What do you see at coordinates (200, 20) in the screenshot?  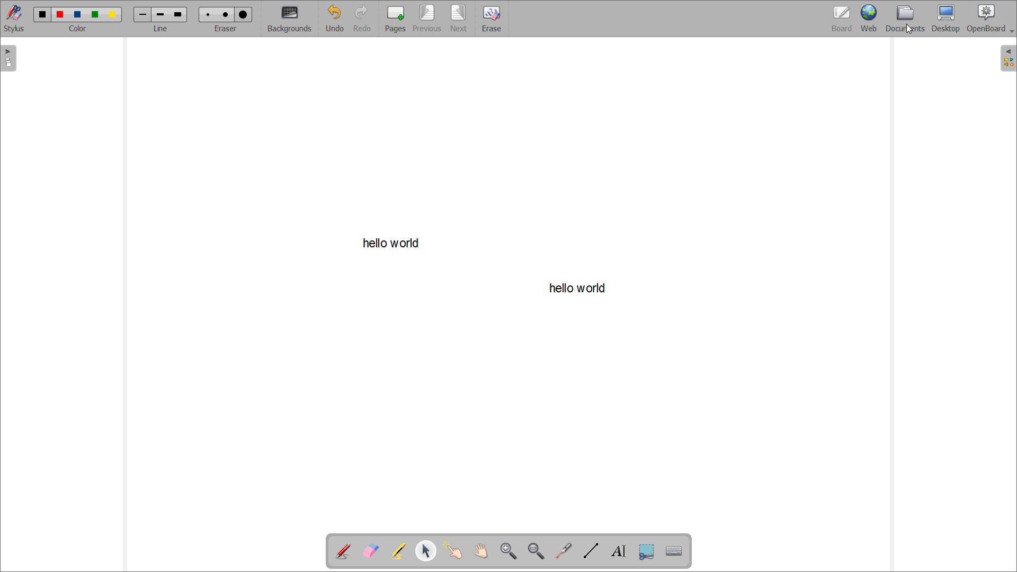 I see `eraser` at bounding box center [200, 20].